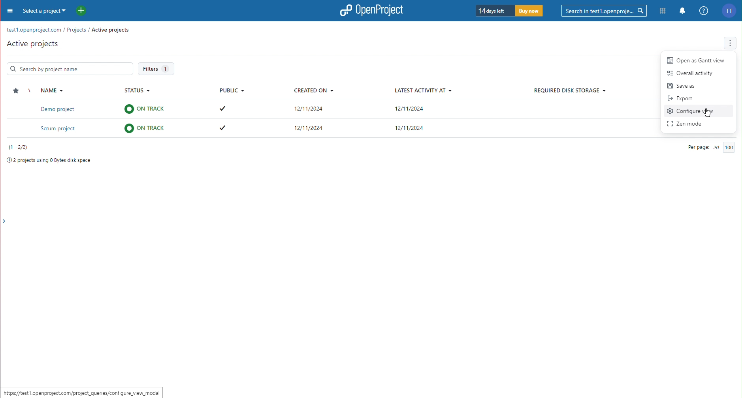  Describe the element at coordinates (731, 43) in the screenshot. I see `More` at that location.